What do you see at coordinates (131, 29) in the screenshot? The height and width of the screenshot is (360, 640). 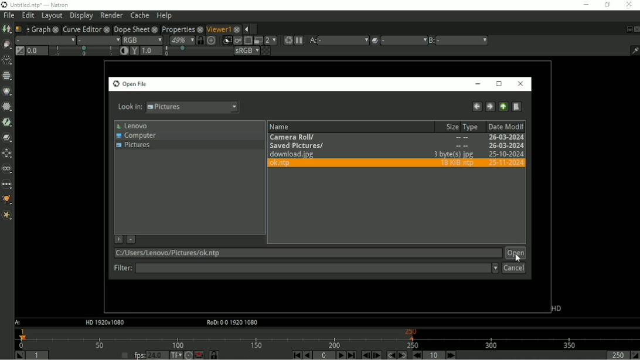 I see `Dope Sheet` at bounding box center [131, 29].